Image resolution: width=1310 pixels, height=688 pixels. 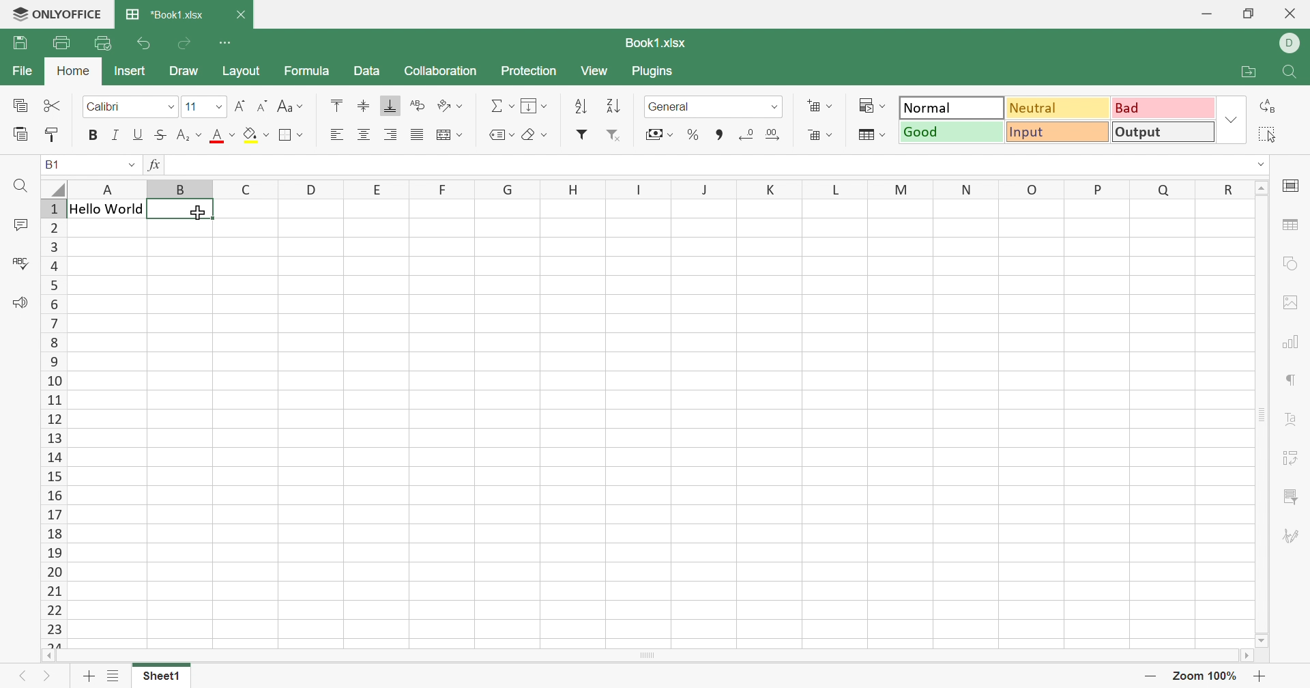 I want to click on Row numbers, so click(x=53, y=422).